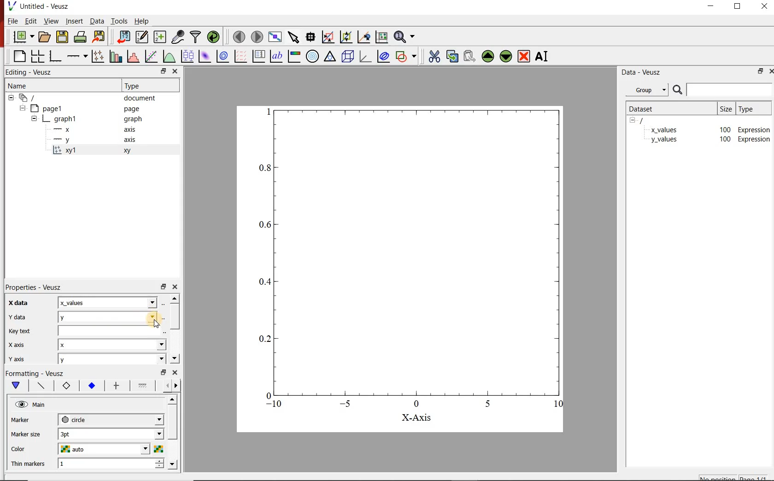 The height and width of the screenshot is (481, 774). Describe the element at coordinates (28, 464) in the screenshot. I see `Thin markers` at that location.